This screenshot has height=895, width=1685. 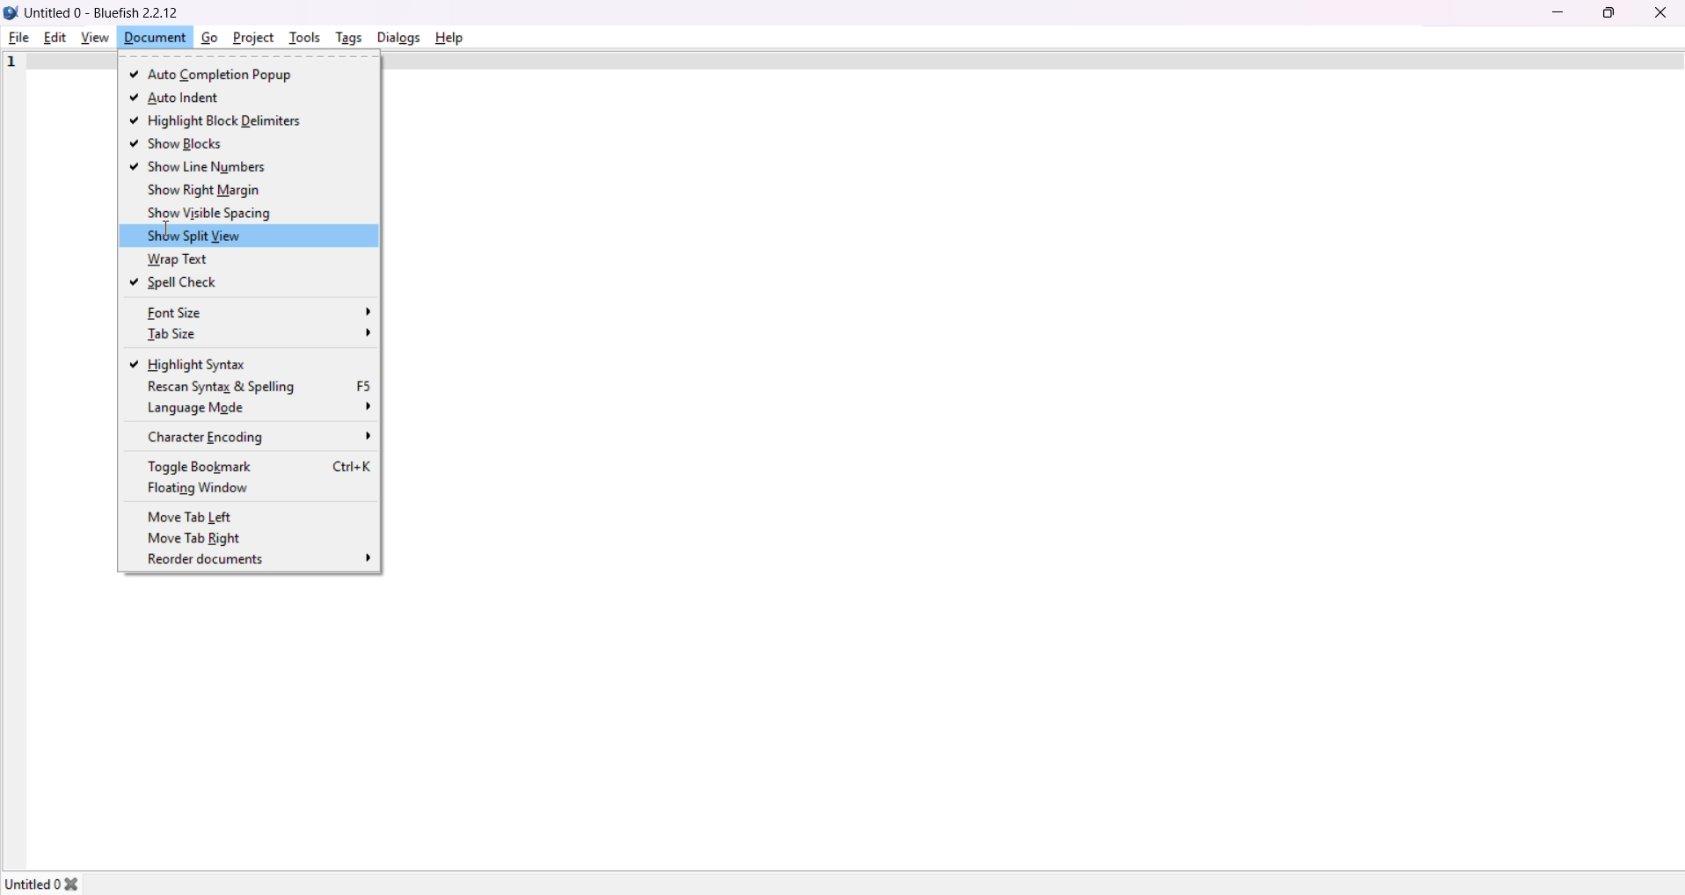 I want to click on dialog, so click(x=397, y=36).